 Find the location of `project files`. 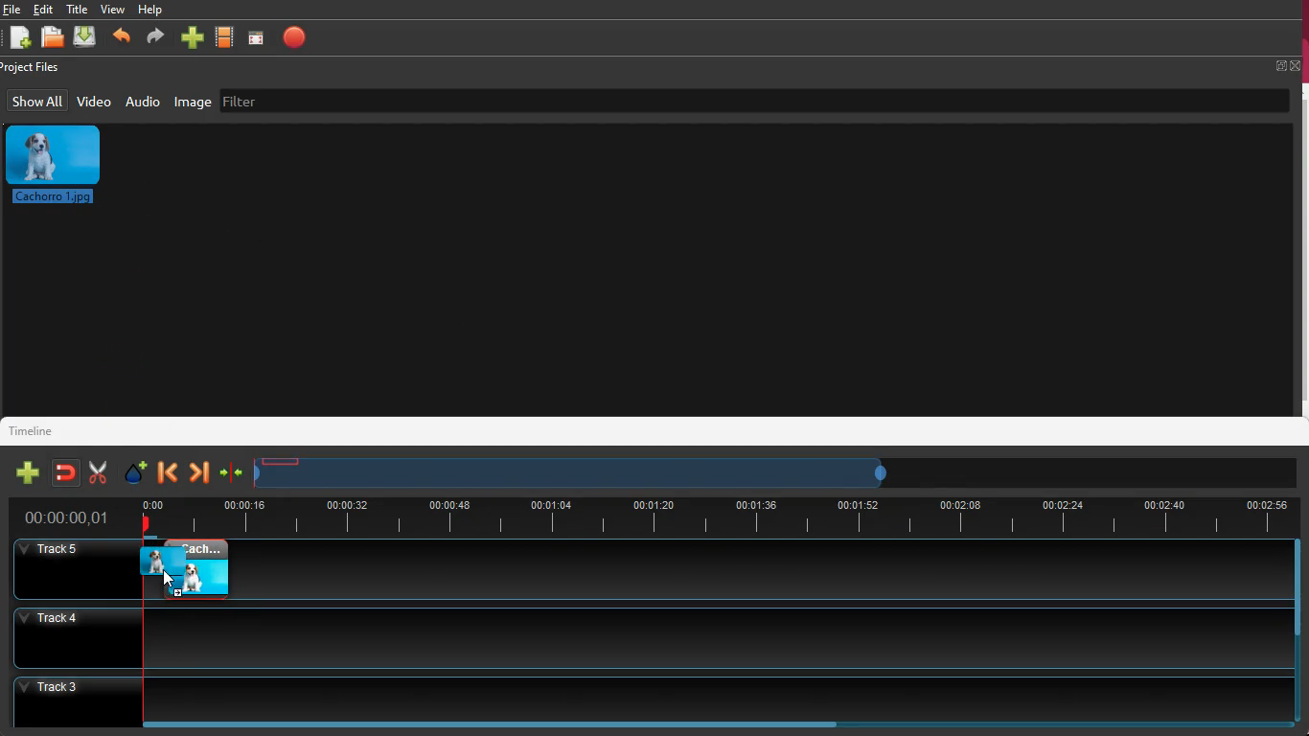

project files is located at coordinates (34, 68).